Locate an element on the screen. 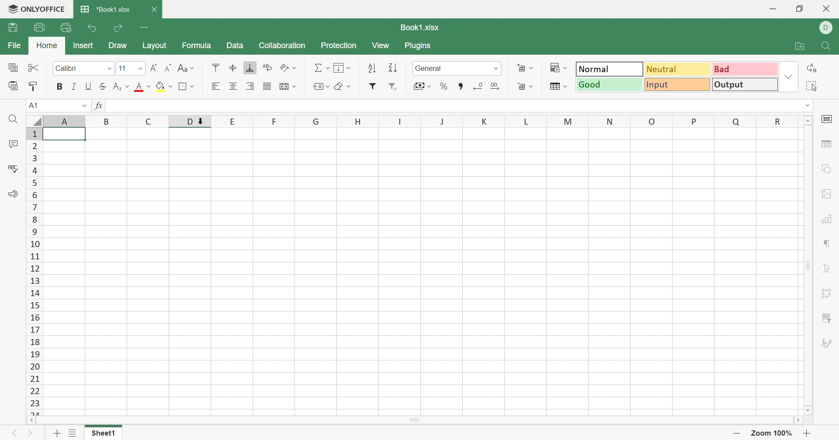 The width and height of the screenshot is (839, 440). Check Spelling is located at coordinates (12, 168).